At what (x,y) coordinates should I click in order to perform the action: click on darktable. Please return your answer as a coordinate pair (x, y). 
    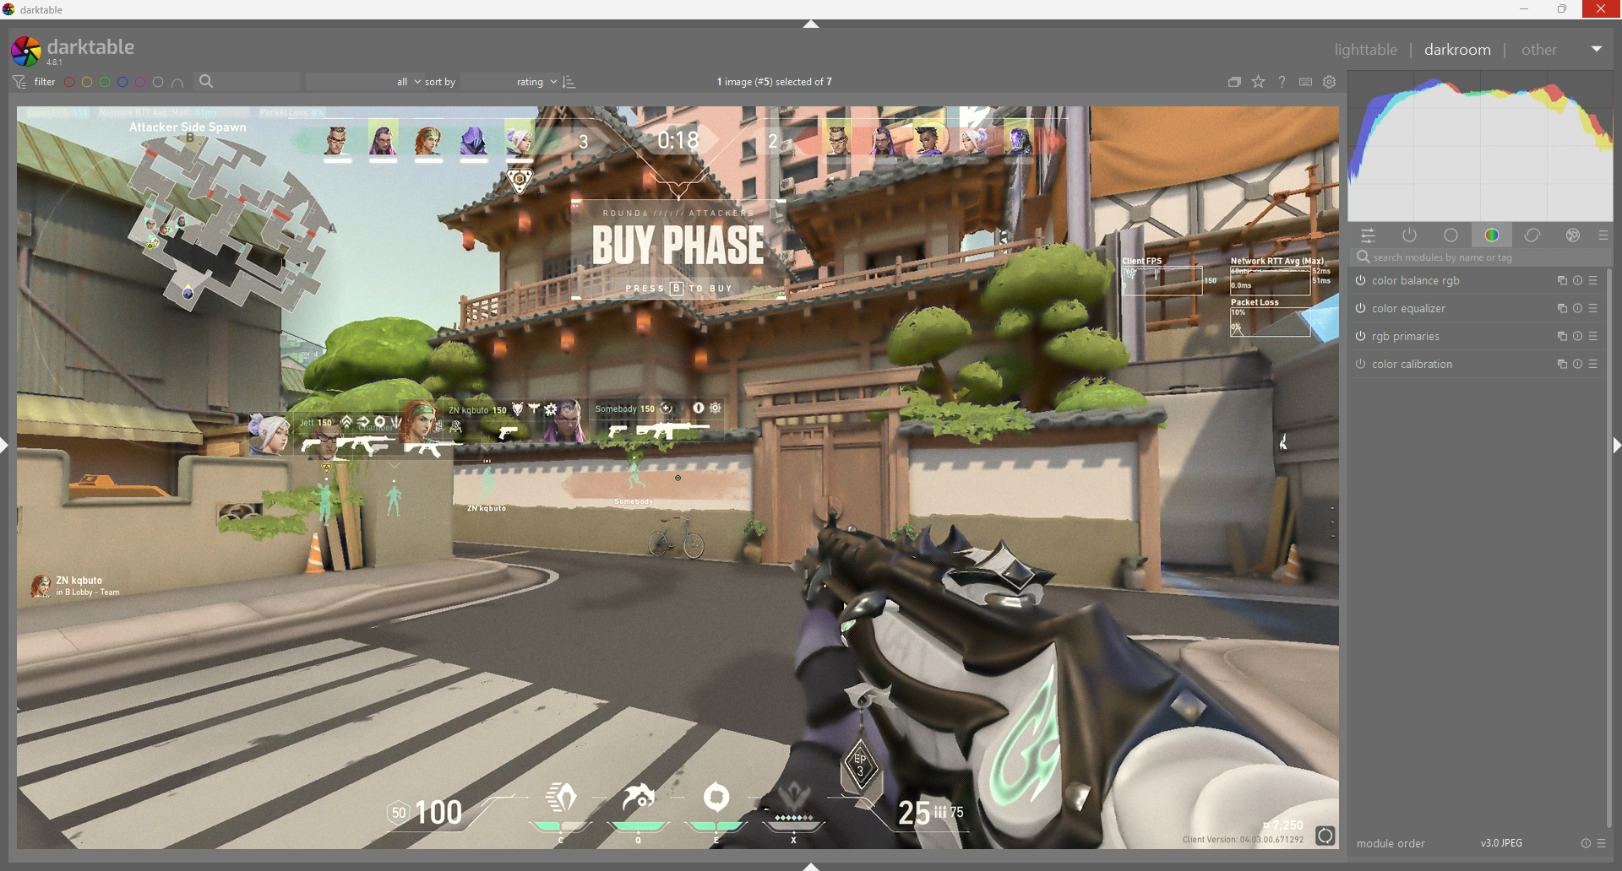
    Looking at the image, I should click on (85, 51).